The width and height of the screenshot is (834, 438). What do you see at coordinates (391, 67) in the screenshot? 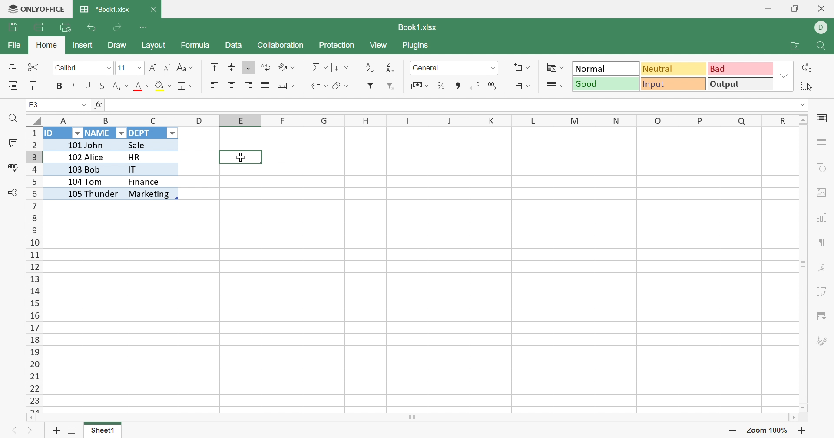
I see `Descending order` at bounding box center [391, 67].